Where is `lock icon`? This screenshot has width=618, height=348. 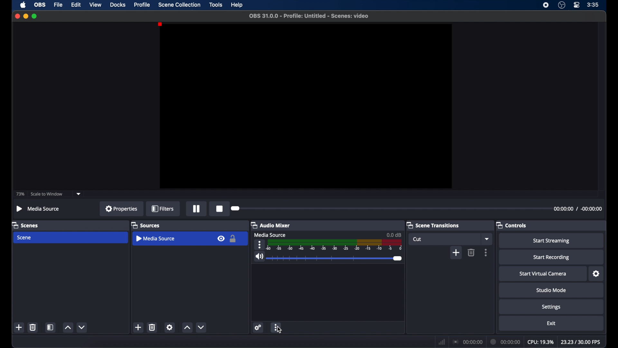
lock icon is located at coordinates (233, 238).